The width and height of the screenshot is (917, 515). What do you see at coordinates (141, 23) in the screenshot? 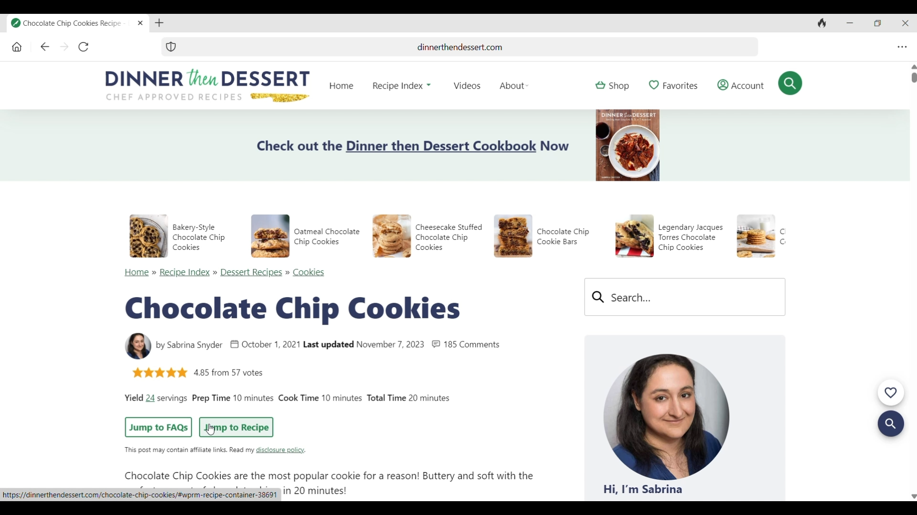
I see `Close tab` at bounding box center [141, 23].